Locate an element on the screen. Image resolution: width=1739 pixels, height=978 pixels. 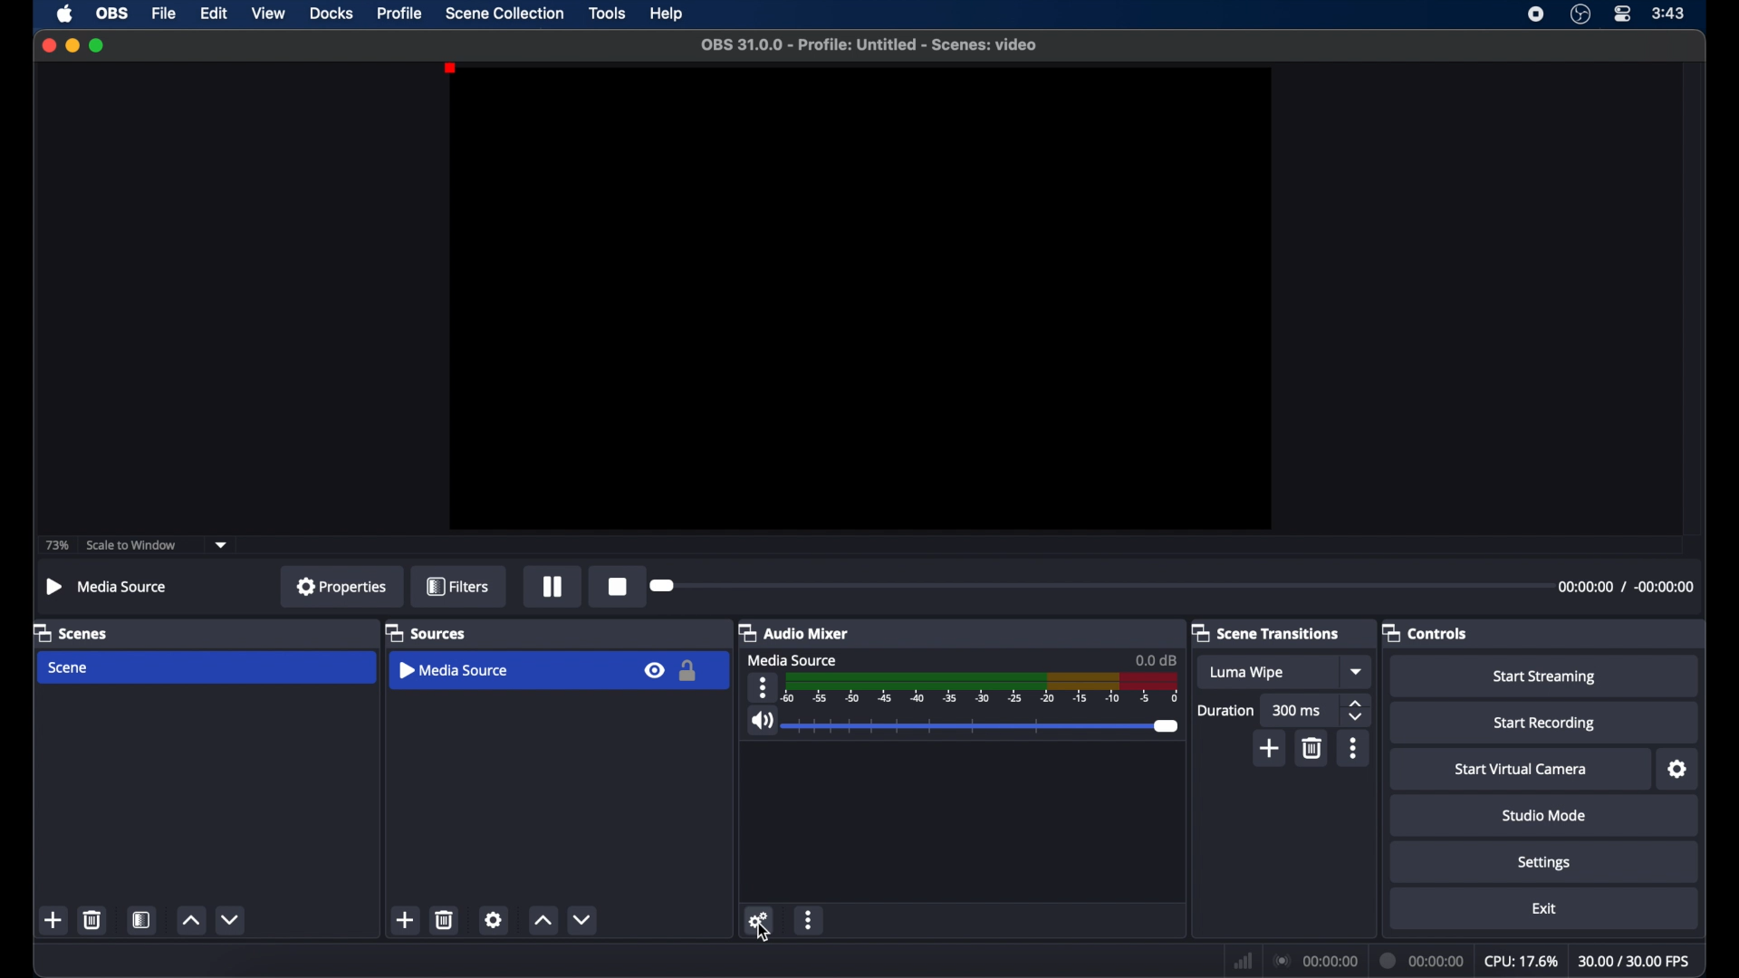
00:00:00 is located at coordinates (1423, 961).